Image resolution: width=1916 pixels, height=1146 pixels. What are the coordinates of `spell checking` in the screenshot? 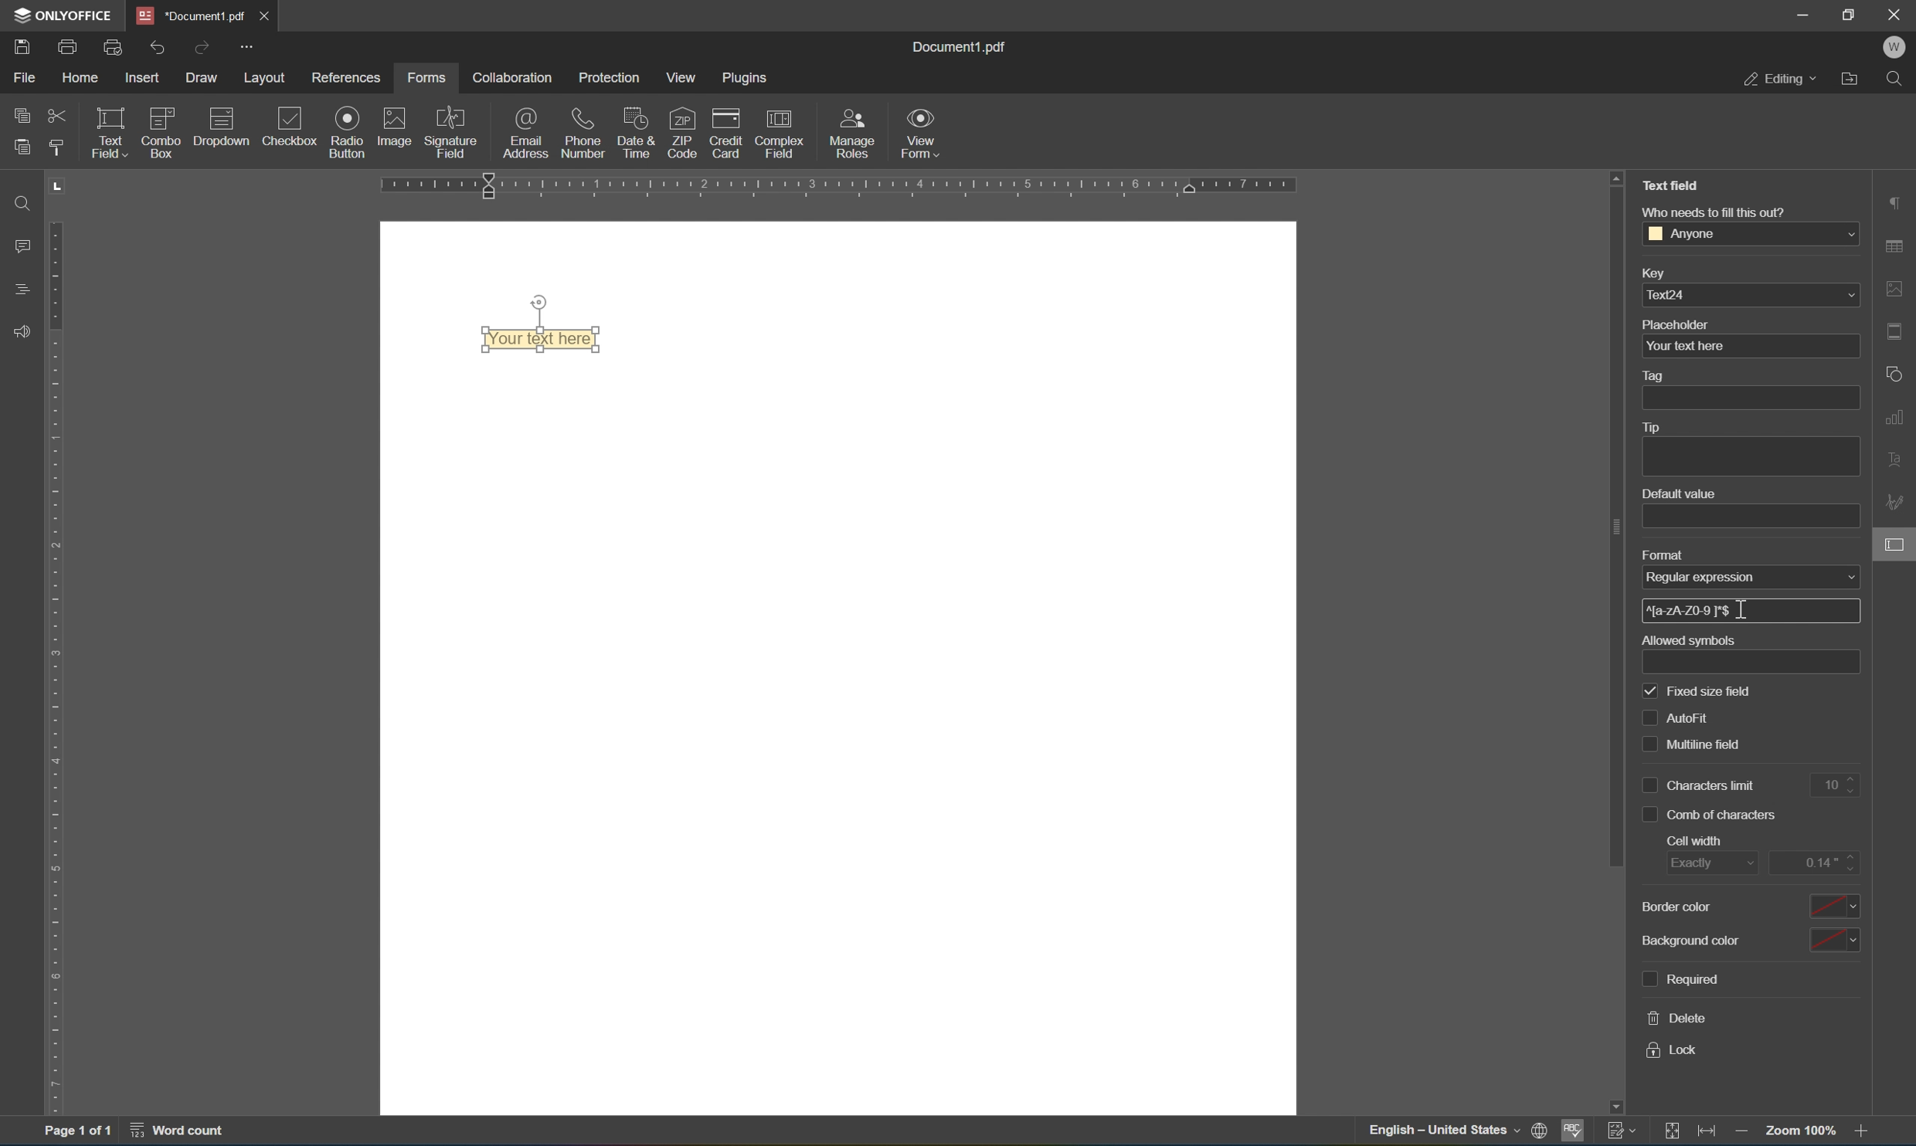 It's located at (1573, 1134).